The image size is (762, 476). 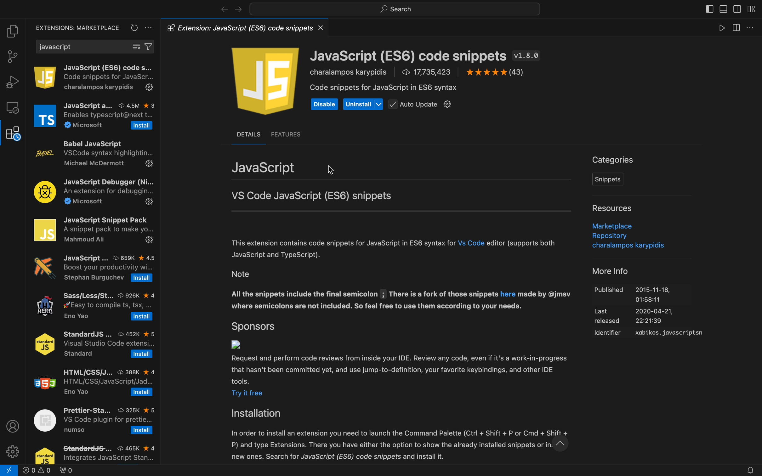 What do you see at coordinates (289, 134) in the screenshot?
I see `features` at bounding box center [289, 134].